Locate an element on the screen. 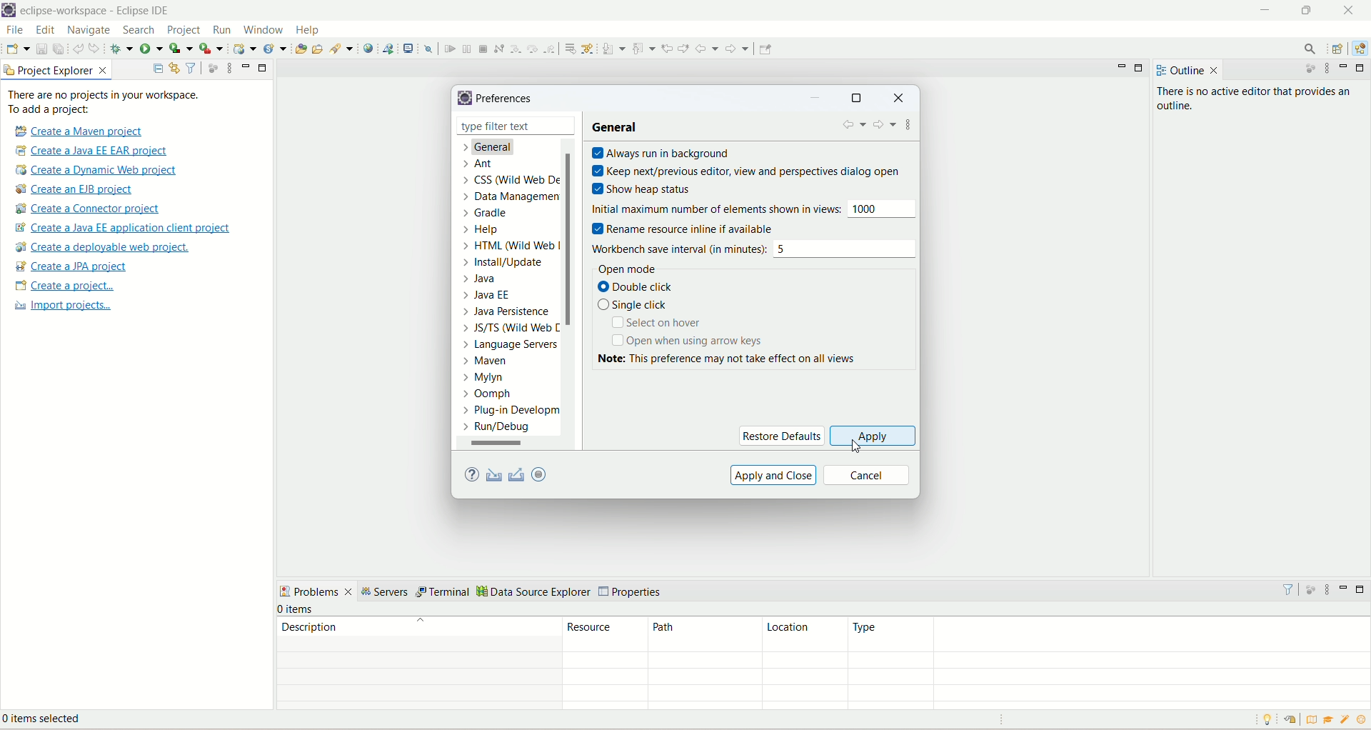 This screenshot has width=1371, height=730. initial maximum number of elements shown in view: 1000 is located at coordinates (755, 208).